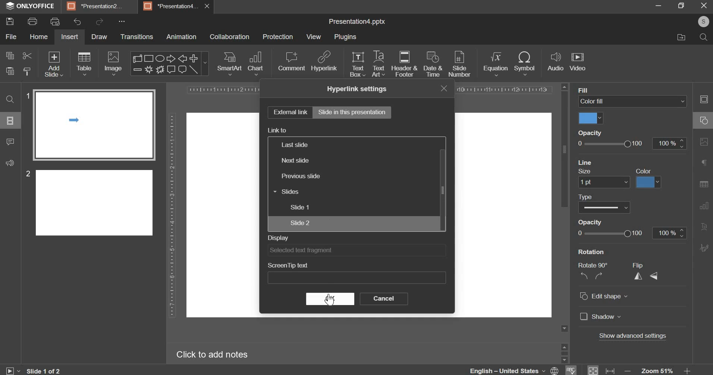 This screenshot has height=375, width=713. What do you see at coordinates (496, 64) in the screenshot?
I see `equation` at bounding box center [496, 64].